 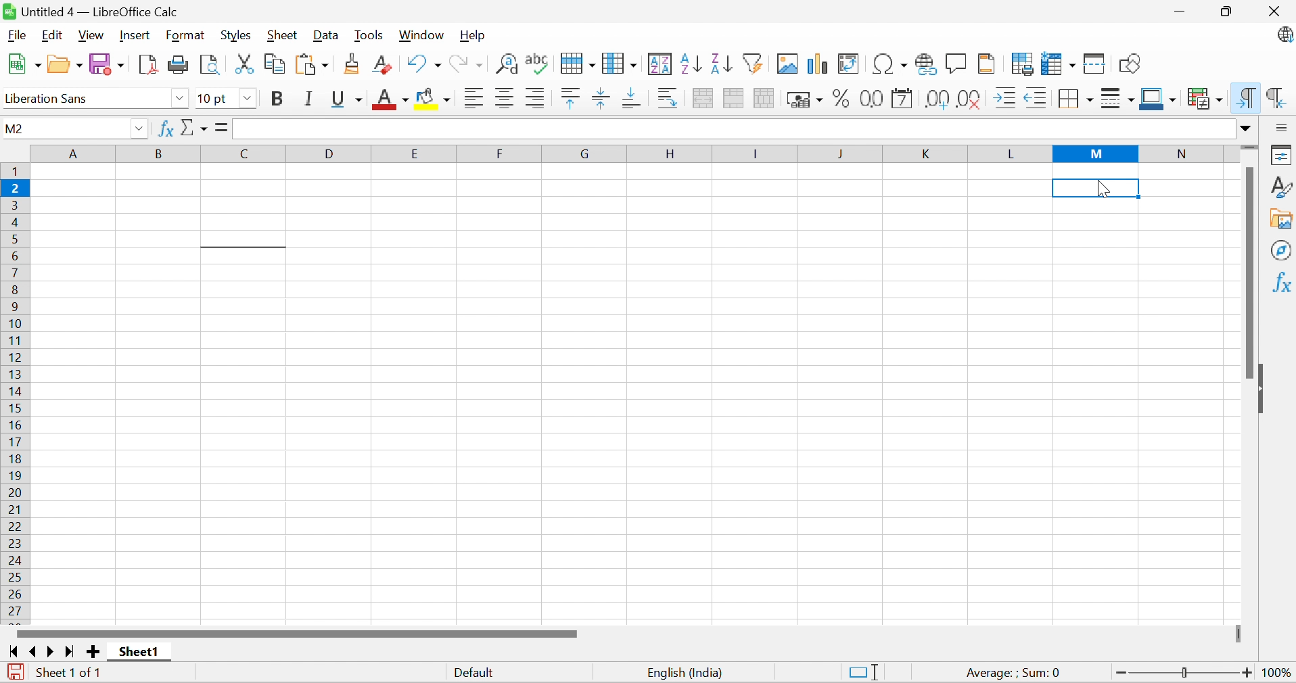 I want to click on Cone formatting, so click(x=353, y=64).